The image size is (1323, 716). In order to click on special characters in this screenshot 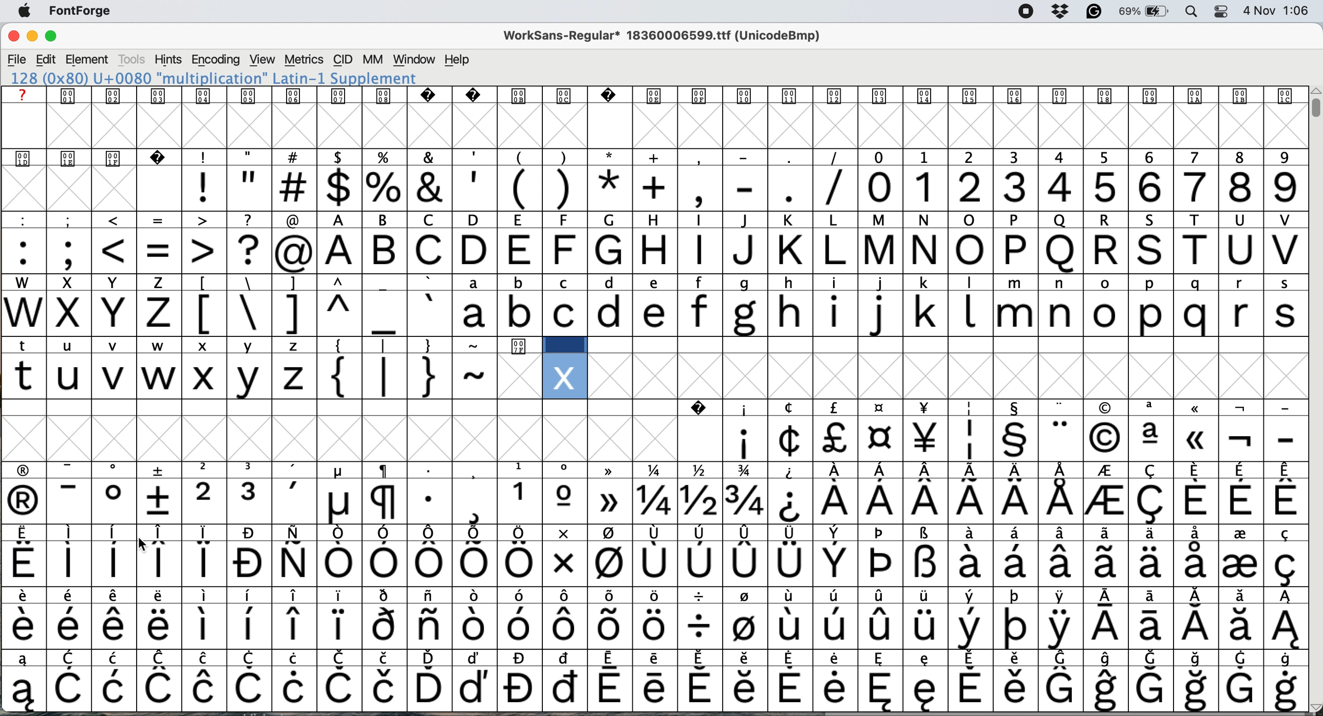, I will do `click(654, 596)`.